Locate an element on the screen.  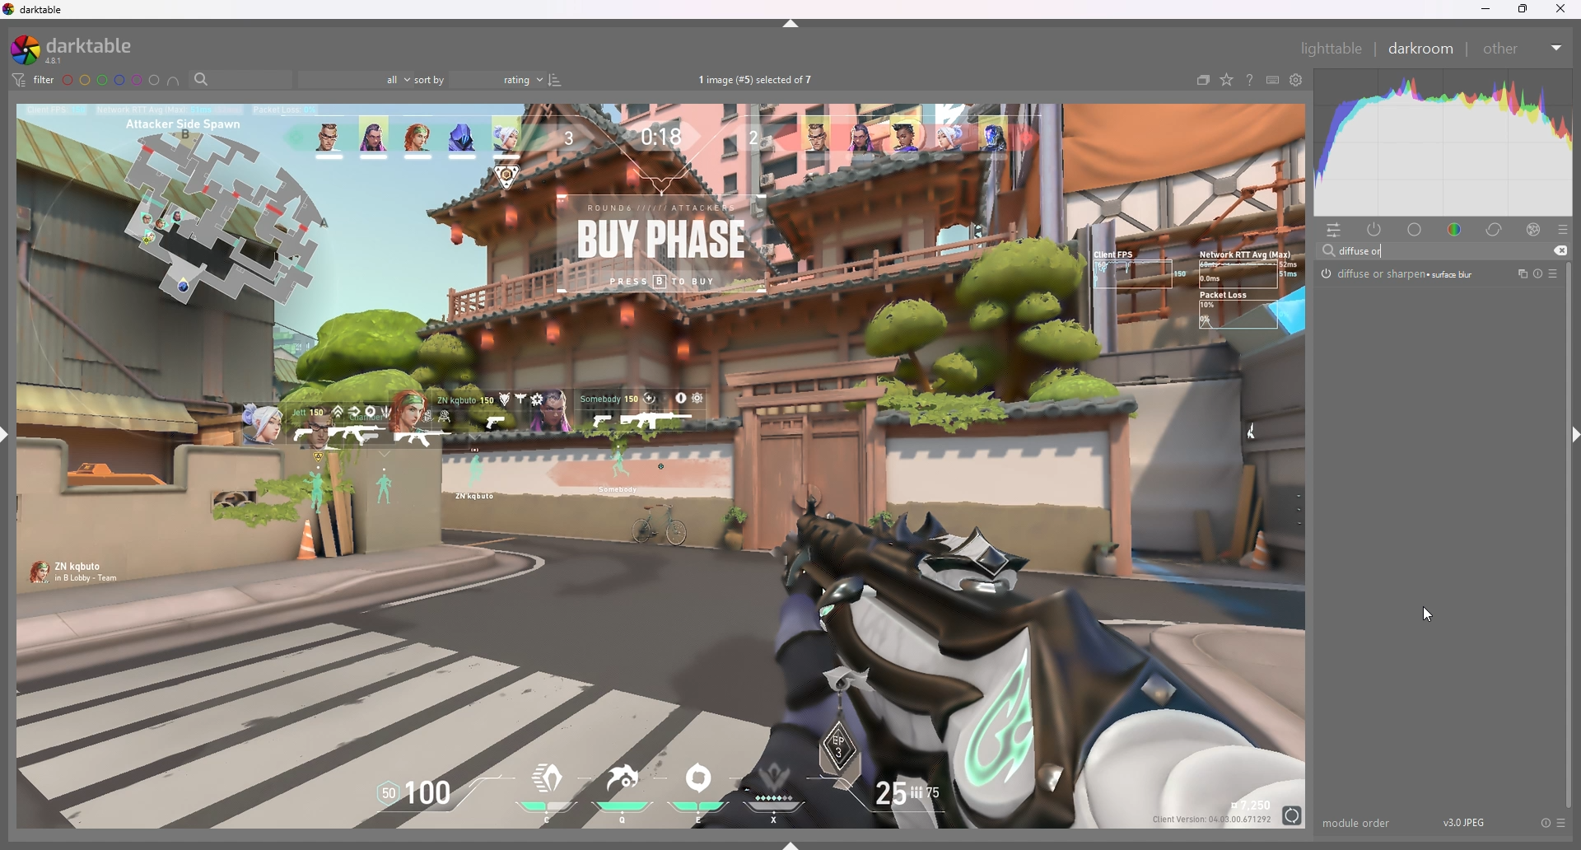
close is located at coordinates (1563, 7).